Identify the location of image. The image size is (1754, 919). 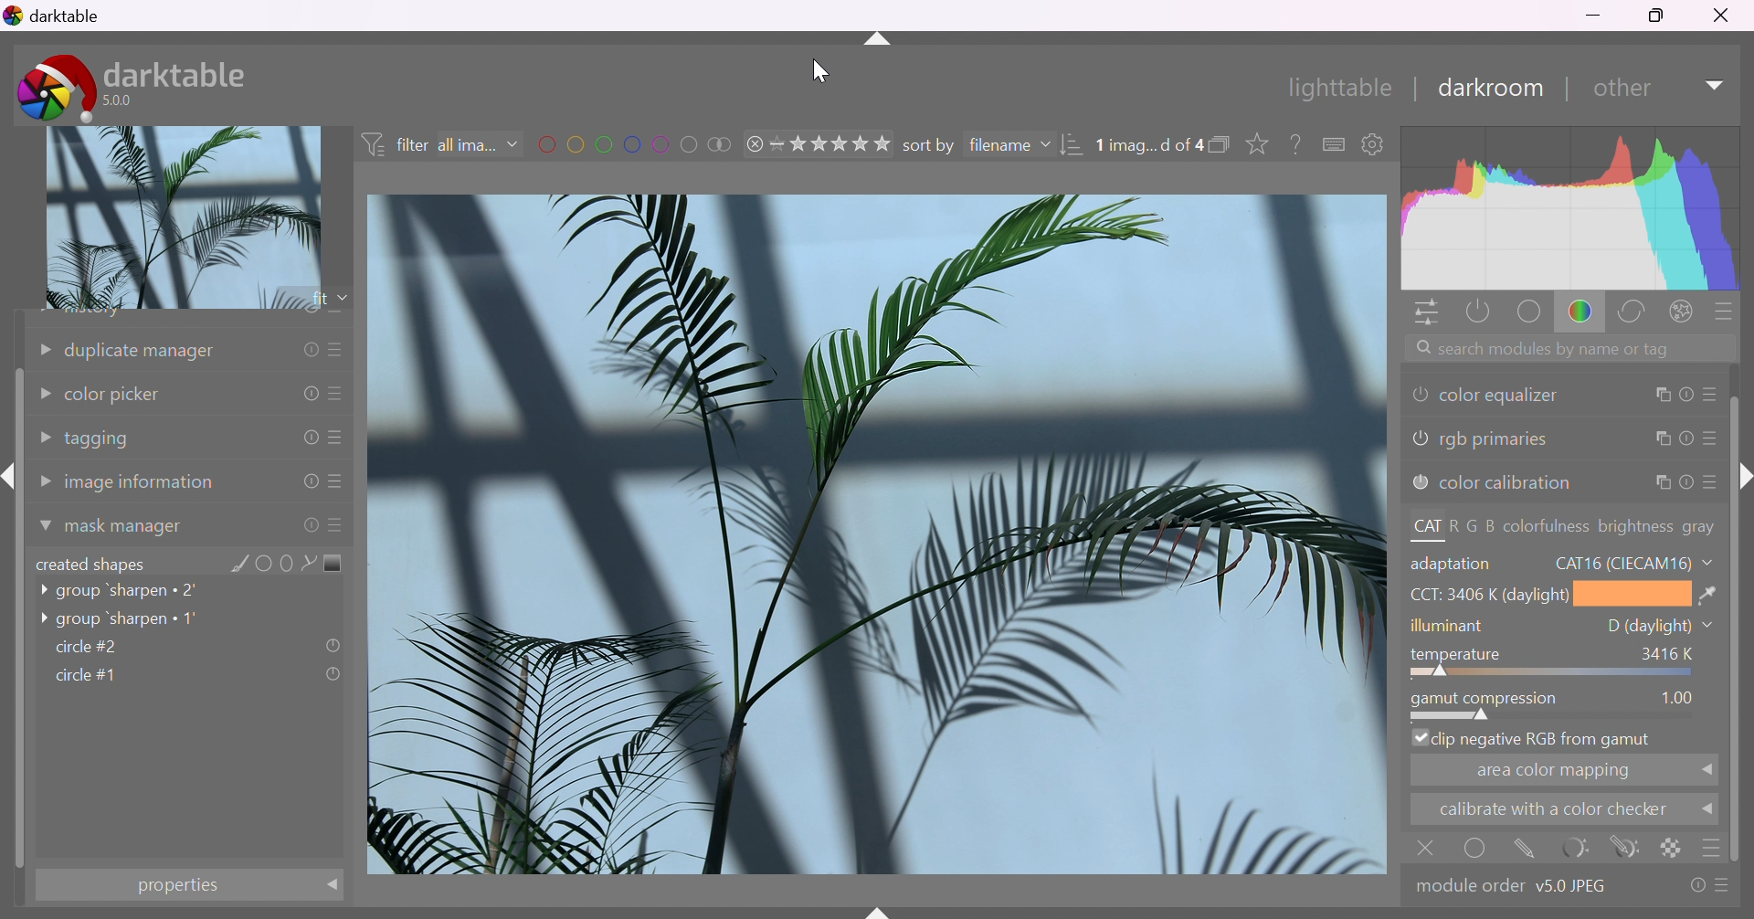
(876, 532).